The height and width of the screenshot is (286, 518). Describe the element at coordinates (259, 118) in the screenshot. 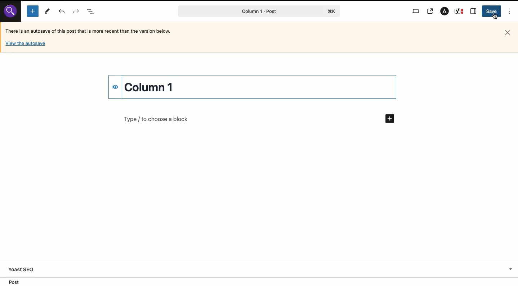

I see `Add new block` at that location.